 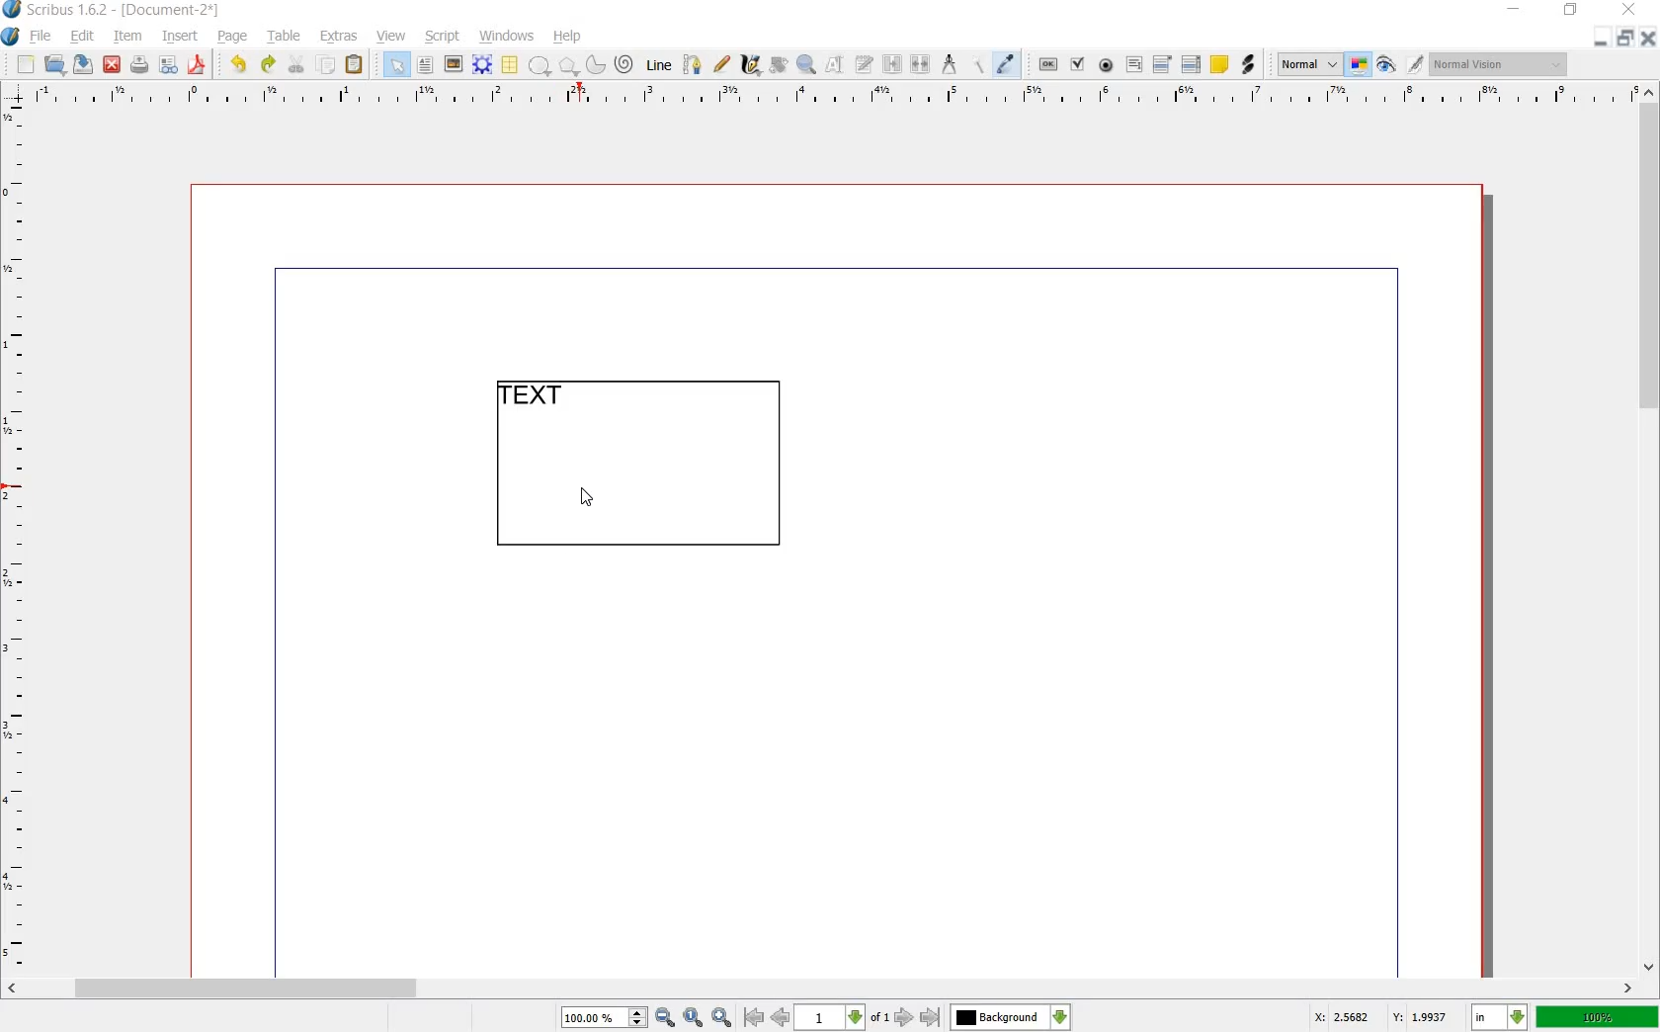 What do you see at coordinates (722, 1017) in the screenshot?
I see `zoom in` at bounding box center [722, 1017].